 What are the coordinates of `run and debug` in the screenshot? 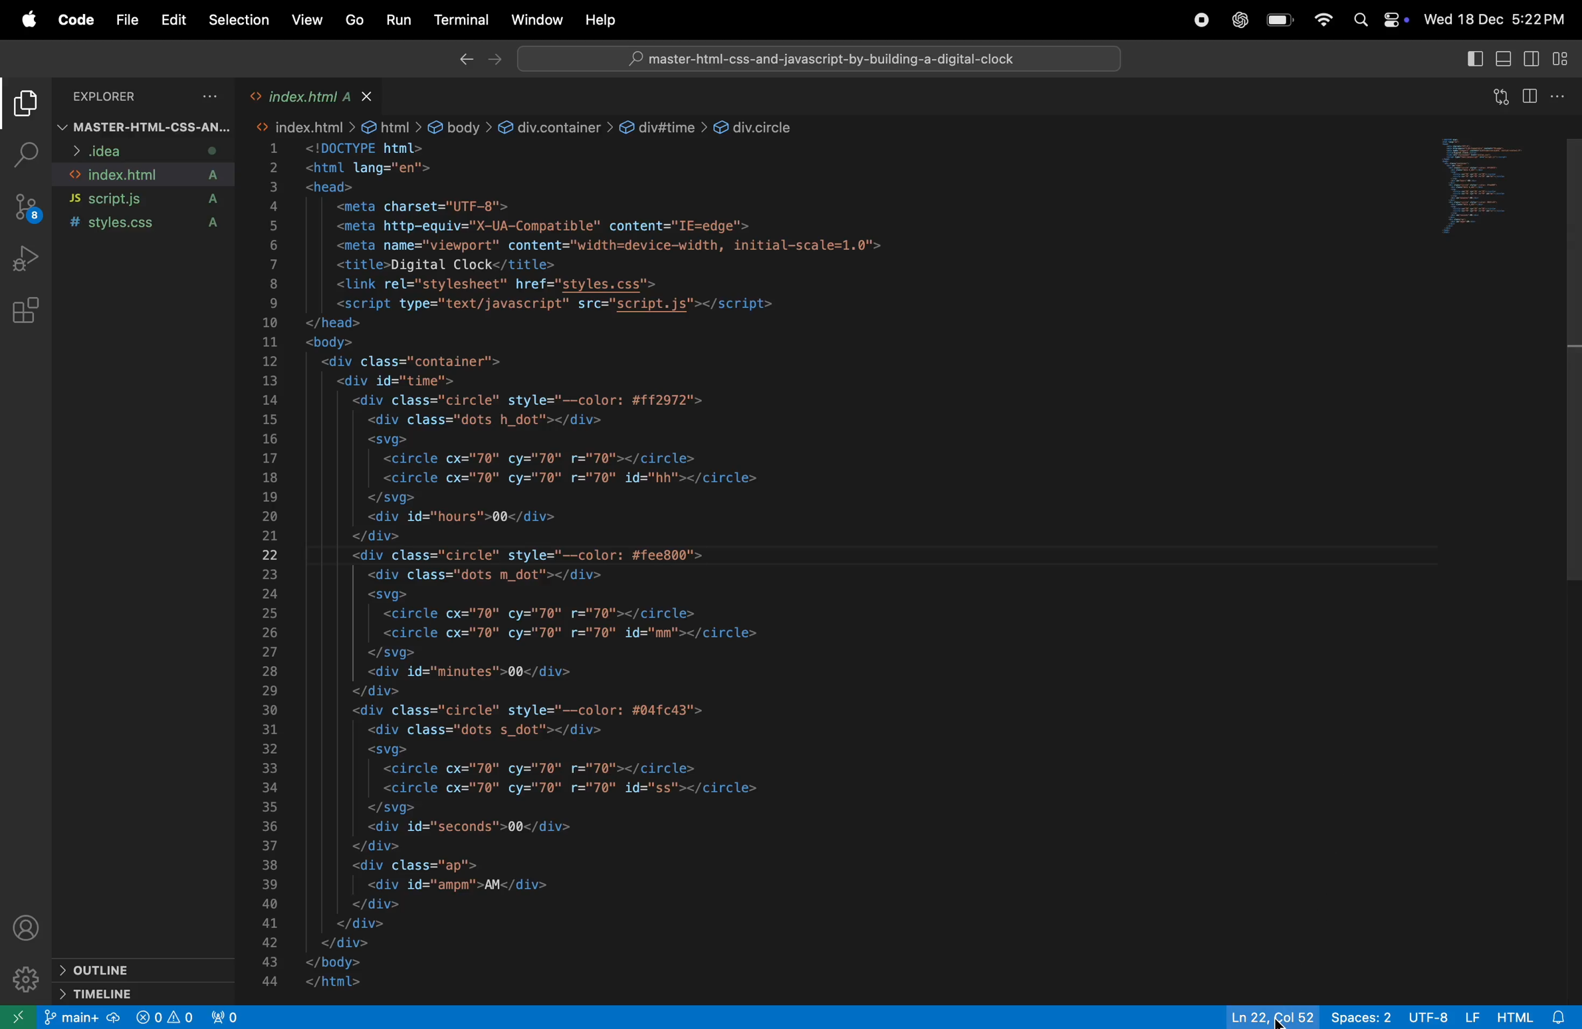 It's located at (28, 259).